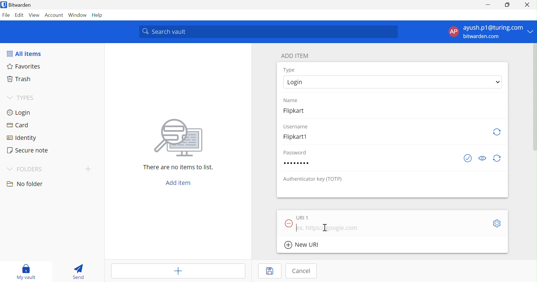 The width and height of the screenshot is (537, 282). I want to click on Bitwarden, so click(20, 5).